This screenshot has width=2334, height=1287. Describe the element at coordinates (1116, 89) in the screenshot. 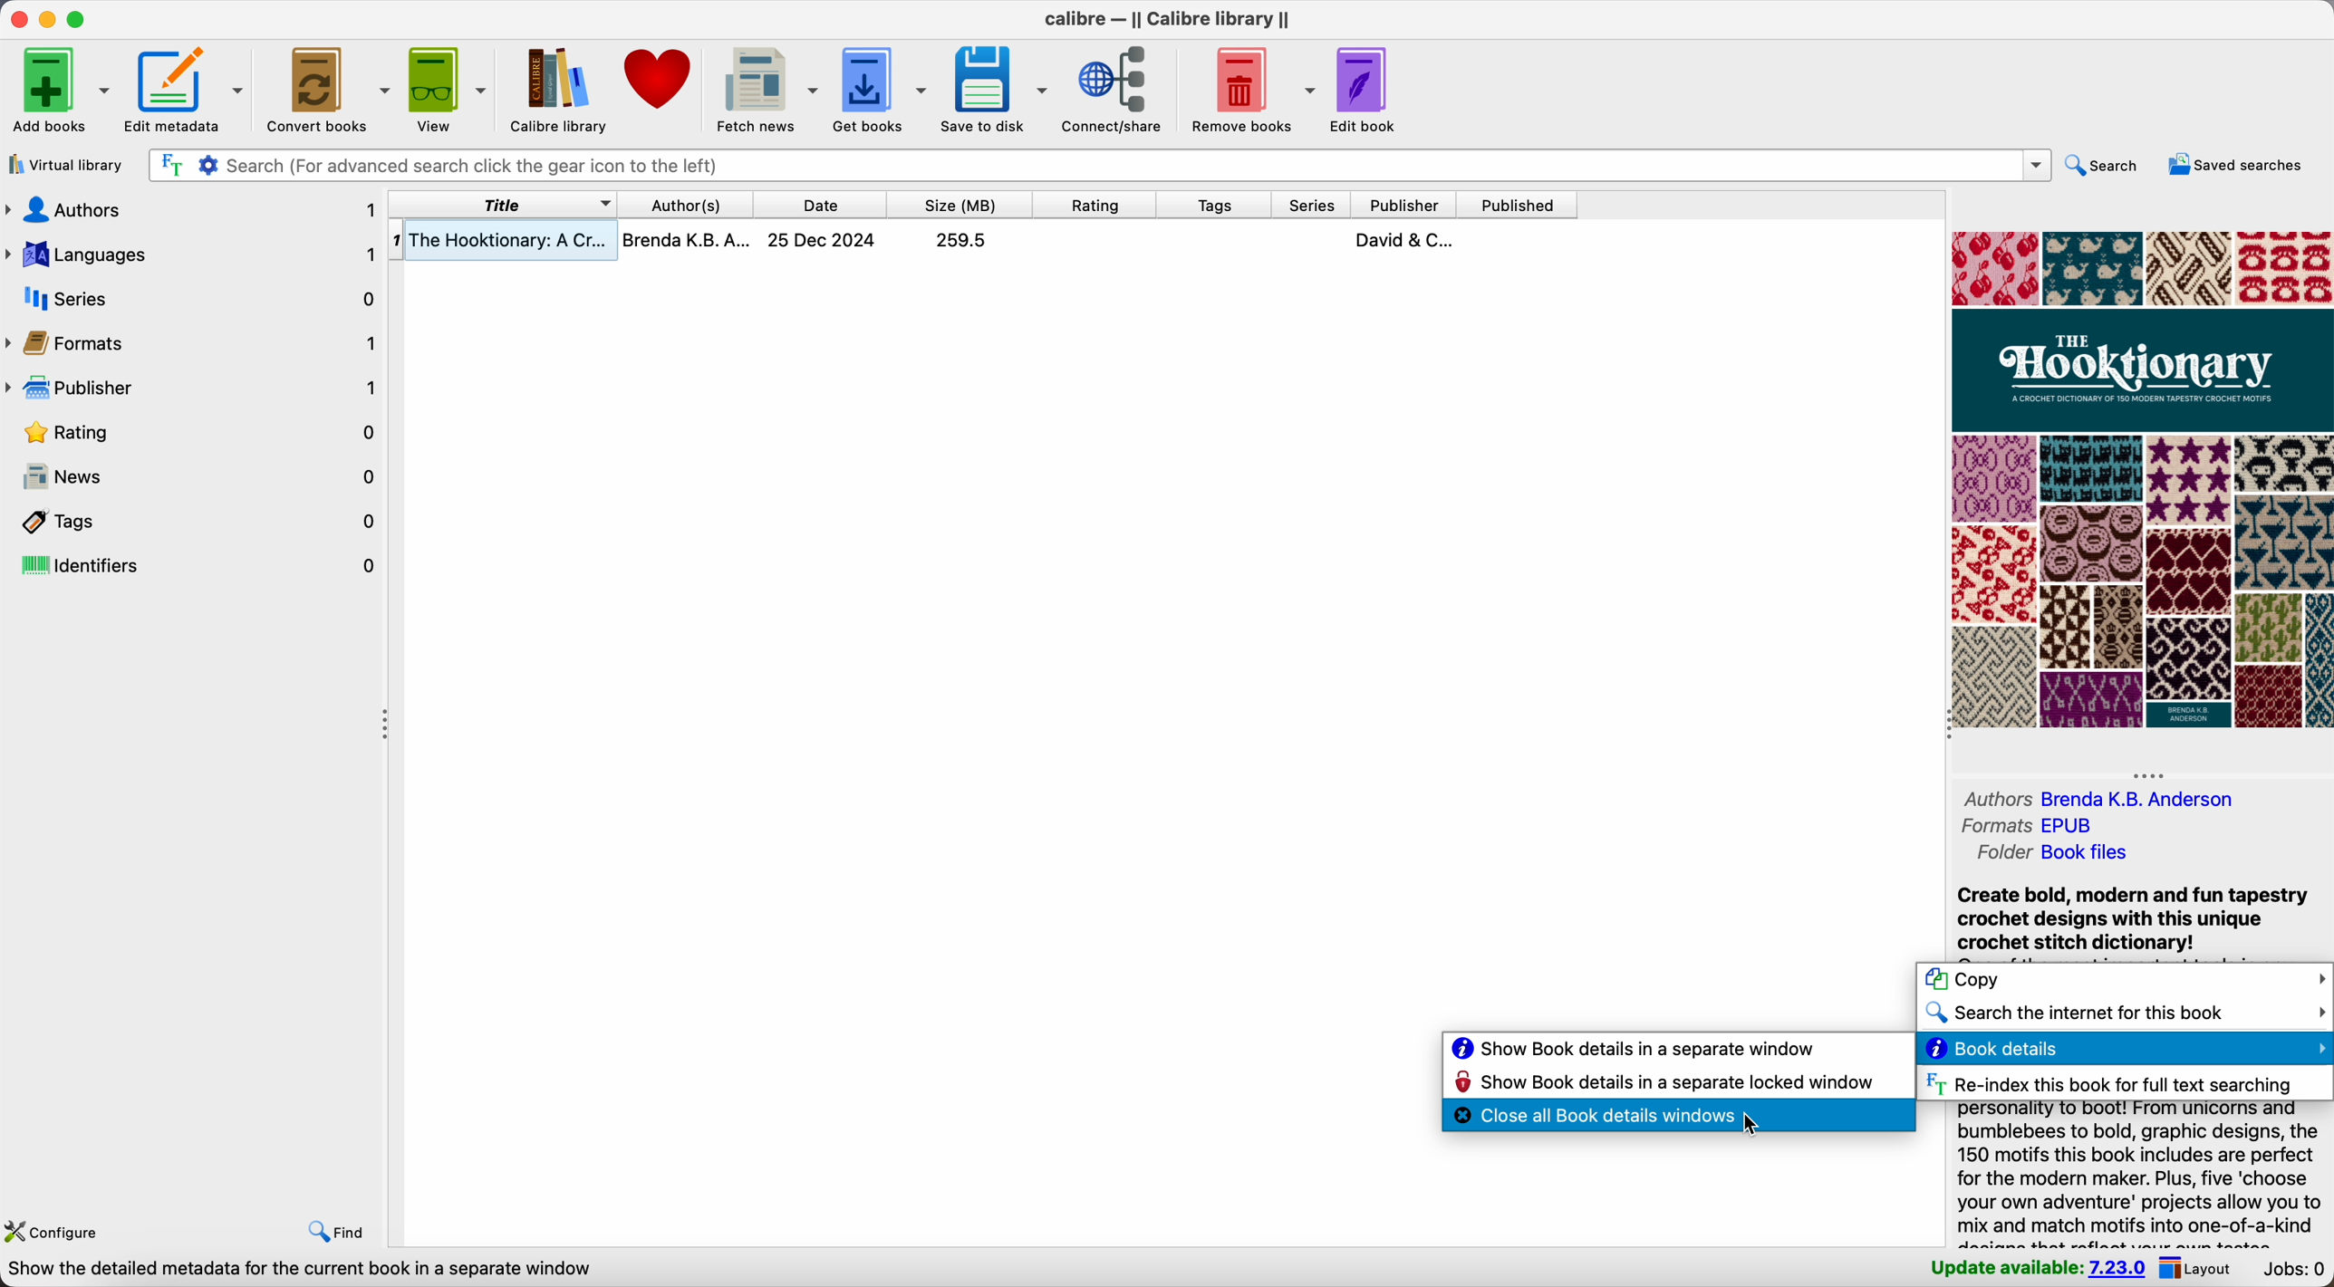

I see `connect/share` at that location.